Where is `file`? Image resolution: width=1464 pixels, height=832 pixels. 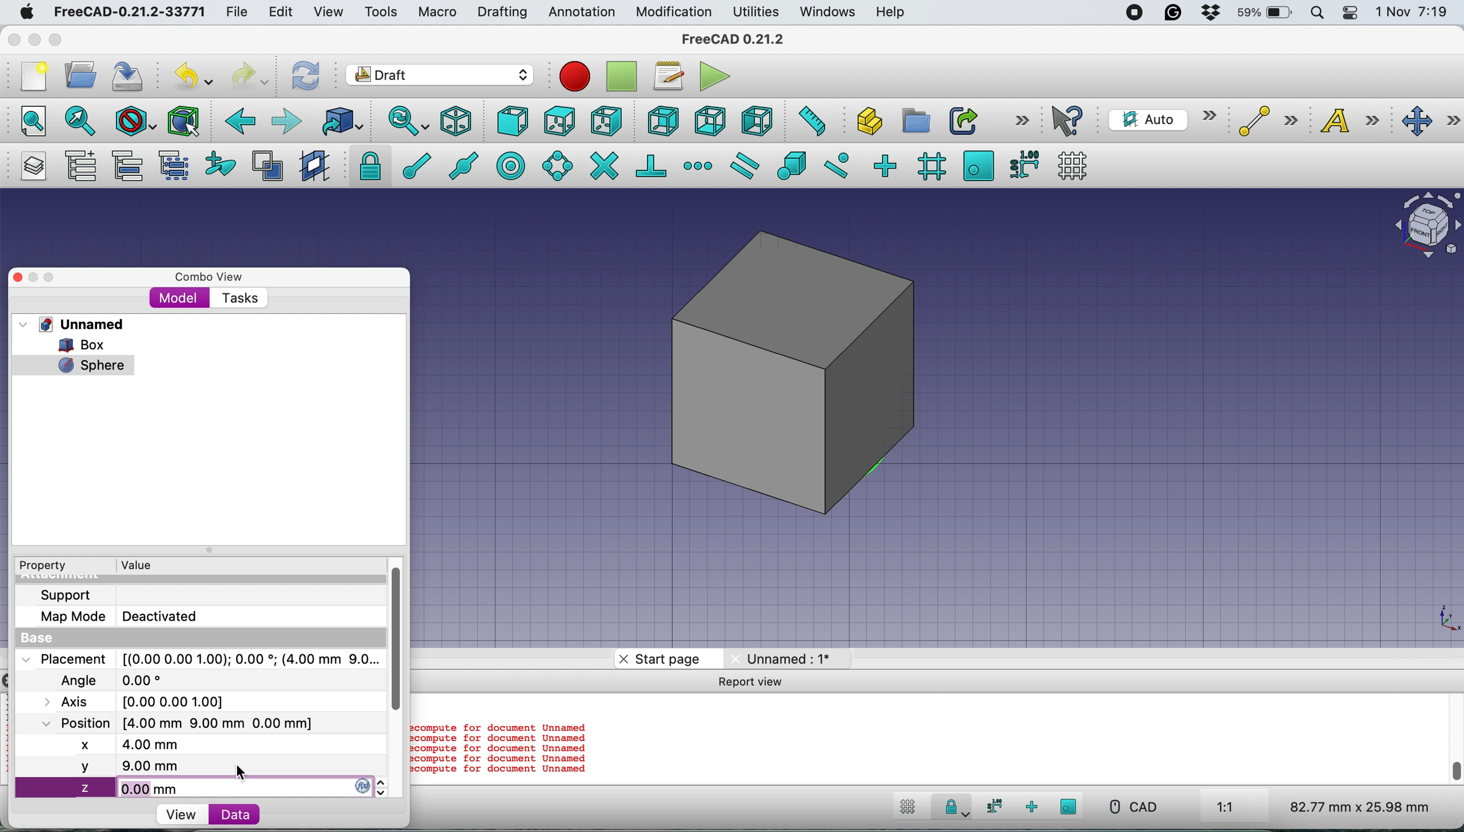 file is located at coordinates (237, 13).